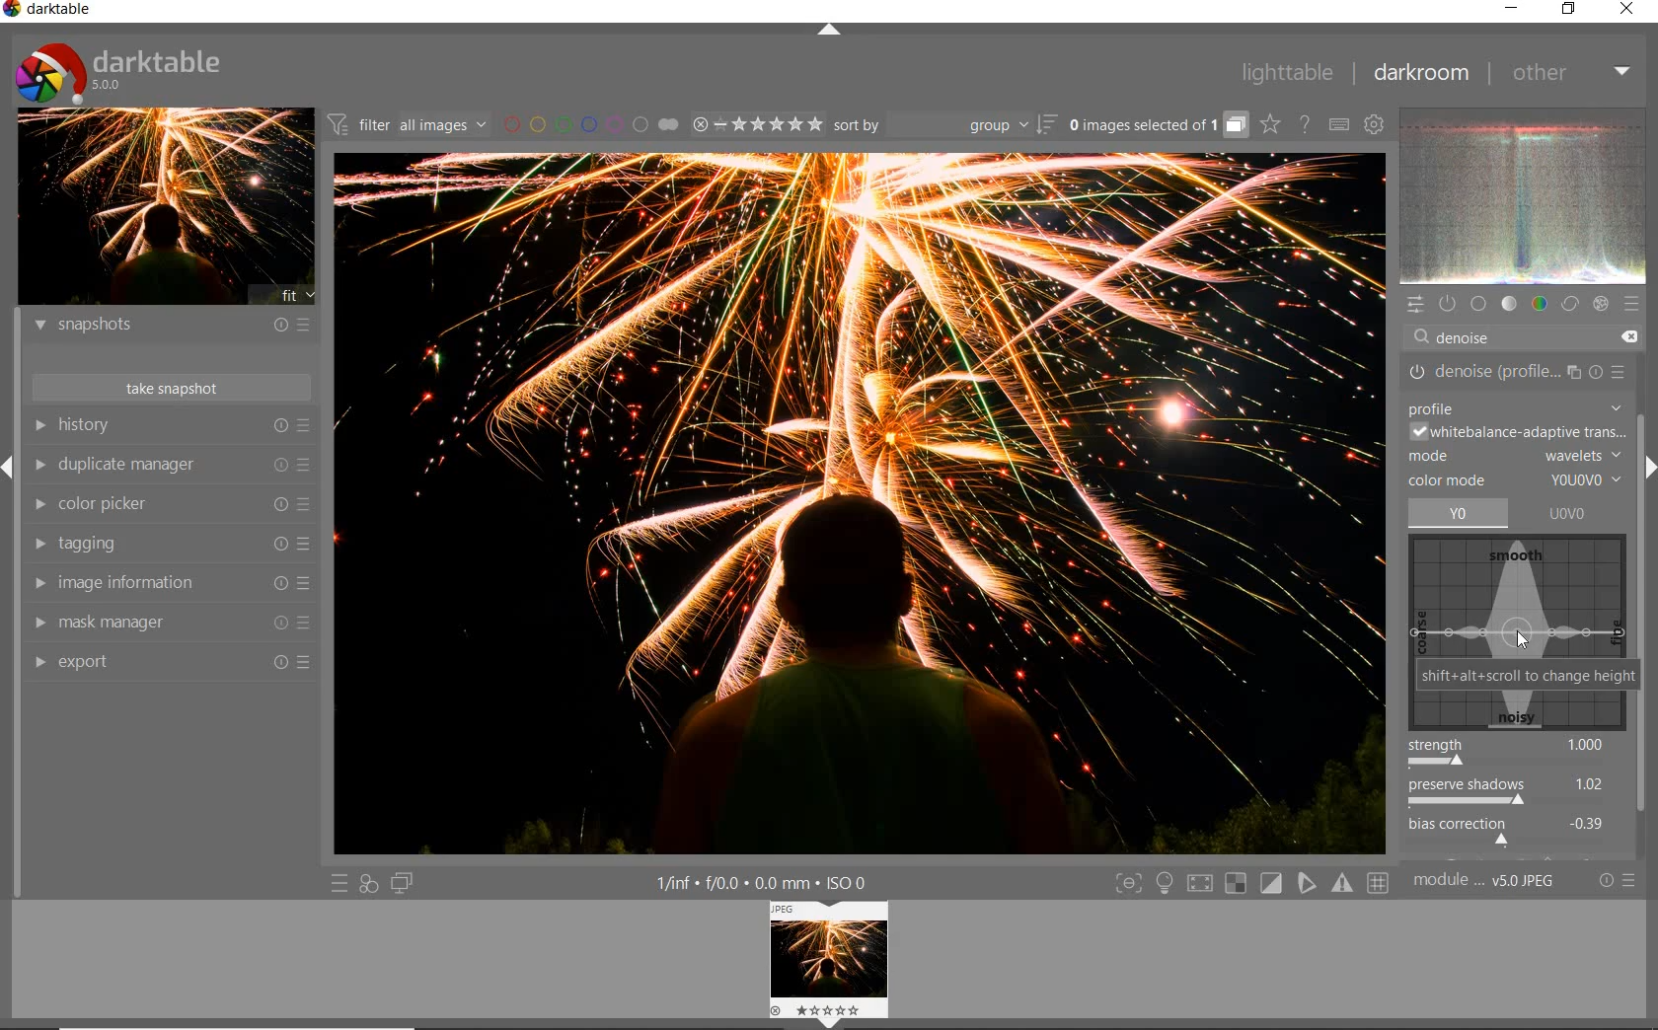  What do you see at coordinates (831, 31) in the screenshot?
I see `expand/collapse` at bounding box center [831, 31].